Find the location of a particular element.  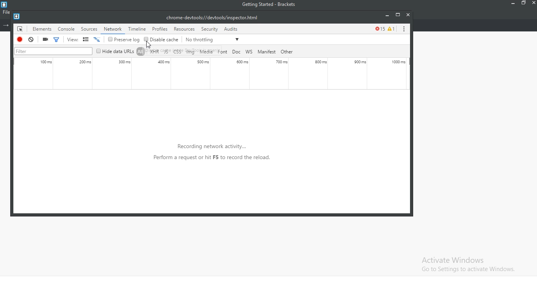

file is located at coordinates (6, 12).